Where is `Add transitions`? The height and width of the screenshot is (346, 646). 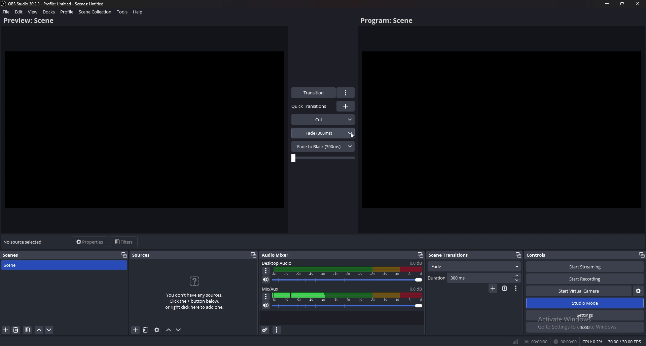
Add transitions is located at coordinates (346, 106).